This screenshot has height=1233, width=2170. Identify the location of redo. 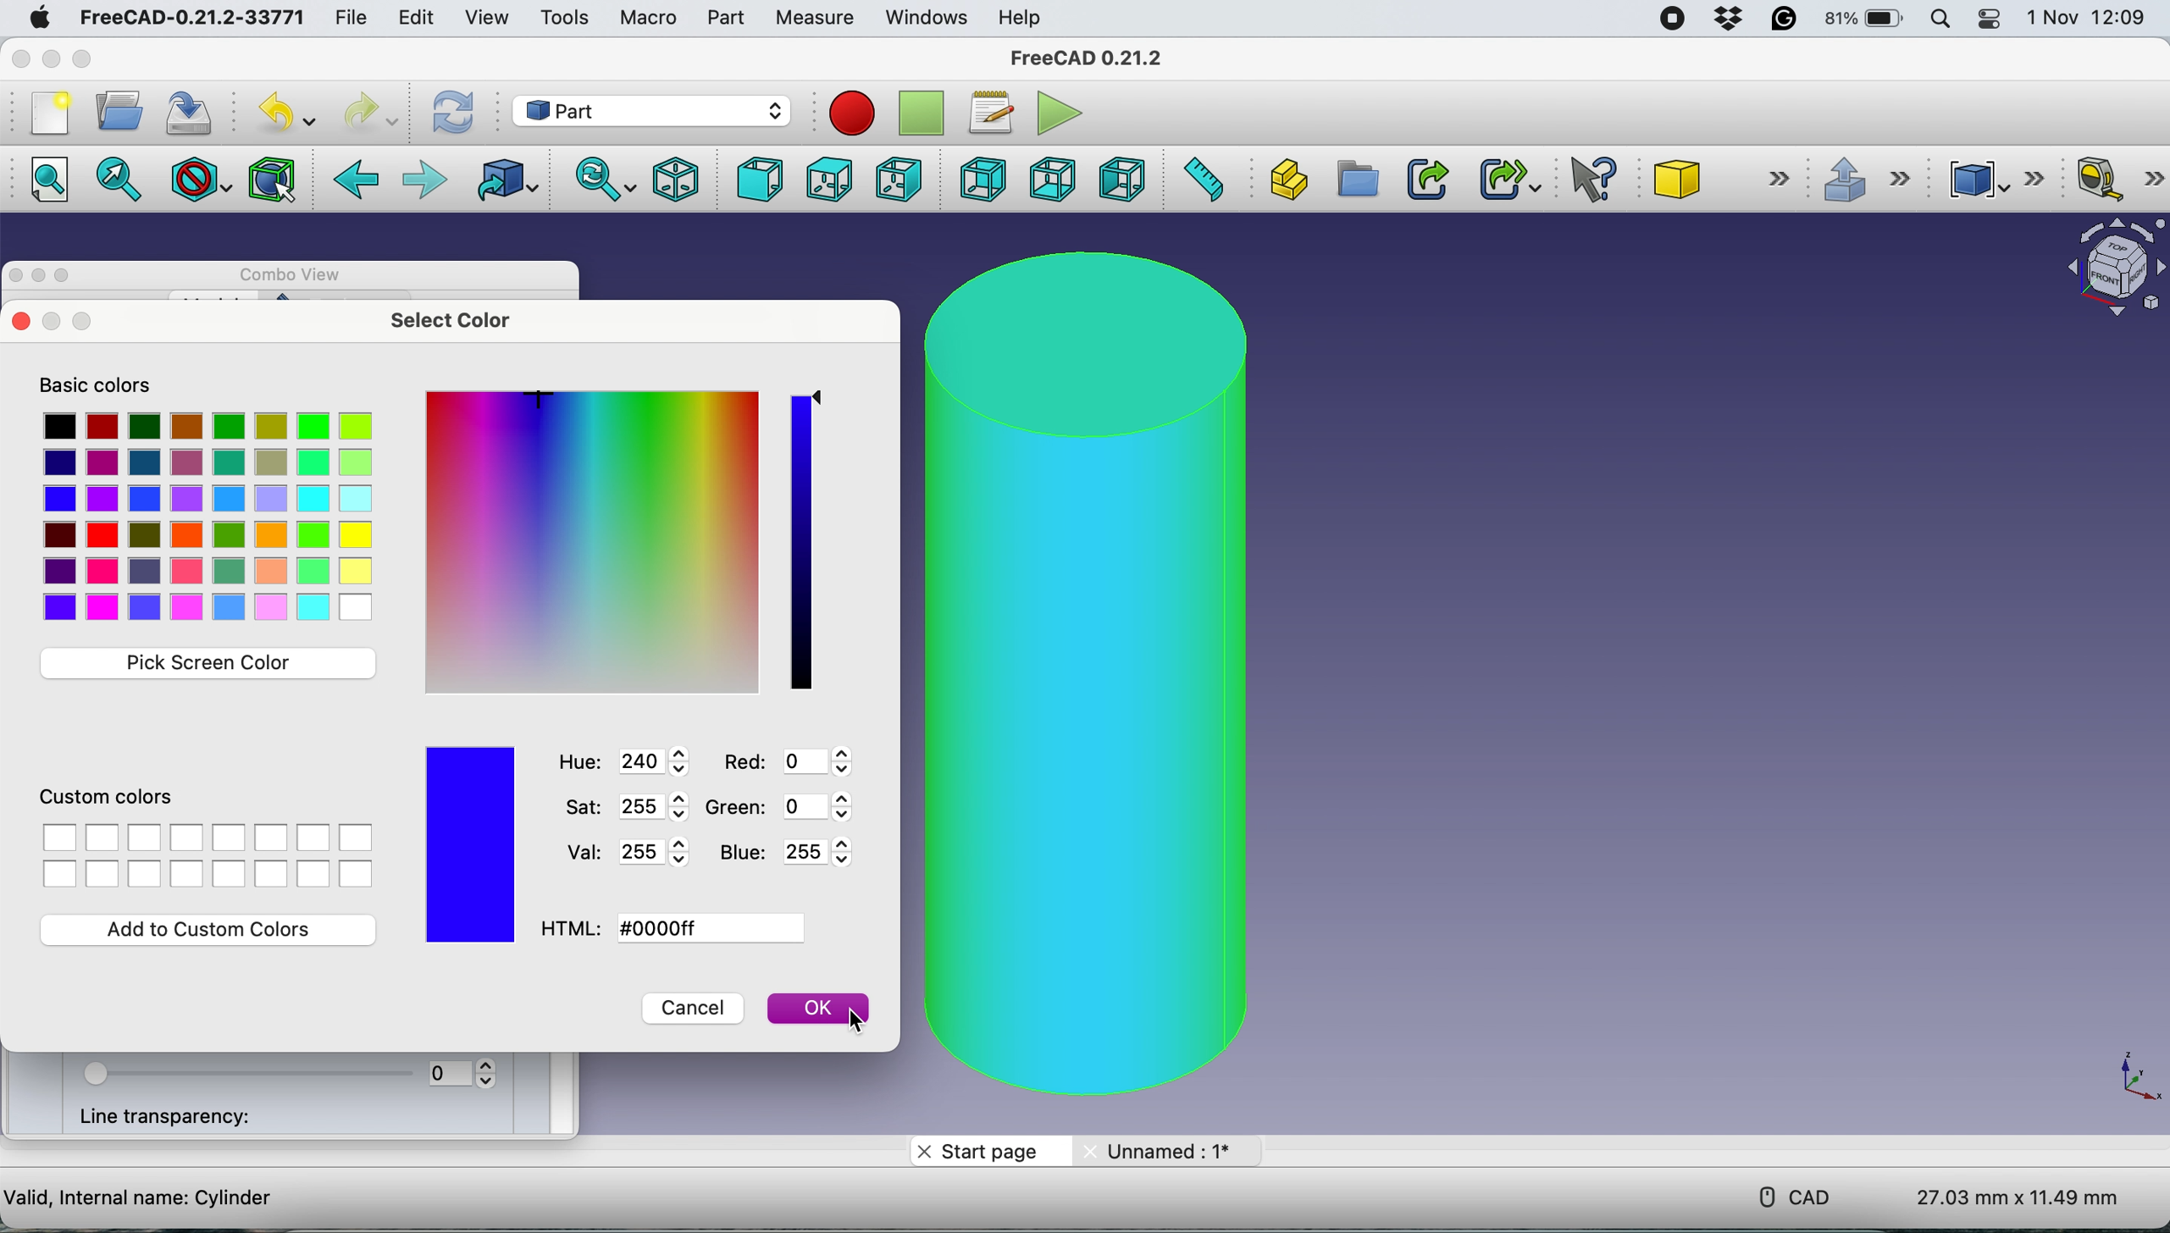
(376, 112).